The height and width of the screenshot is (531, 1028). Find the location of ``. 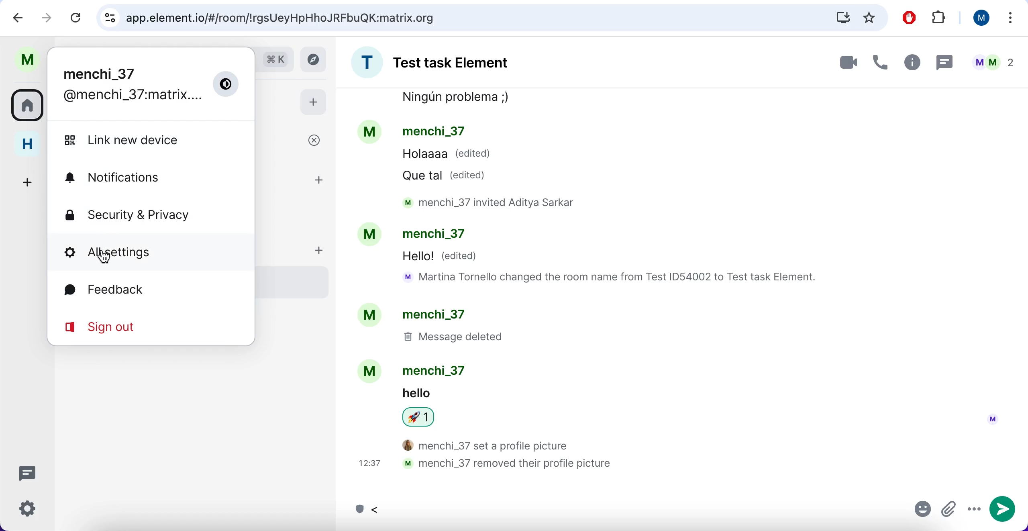

 is located at coordinates (315, 63).